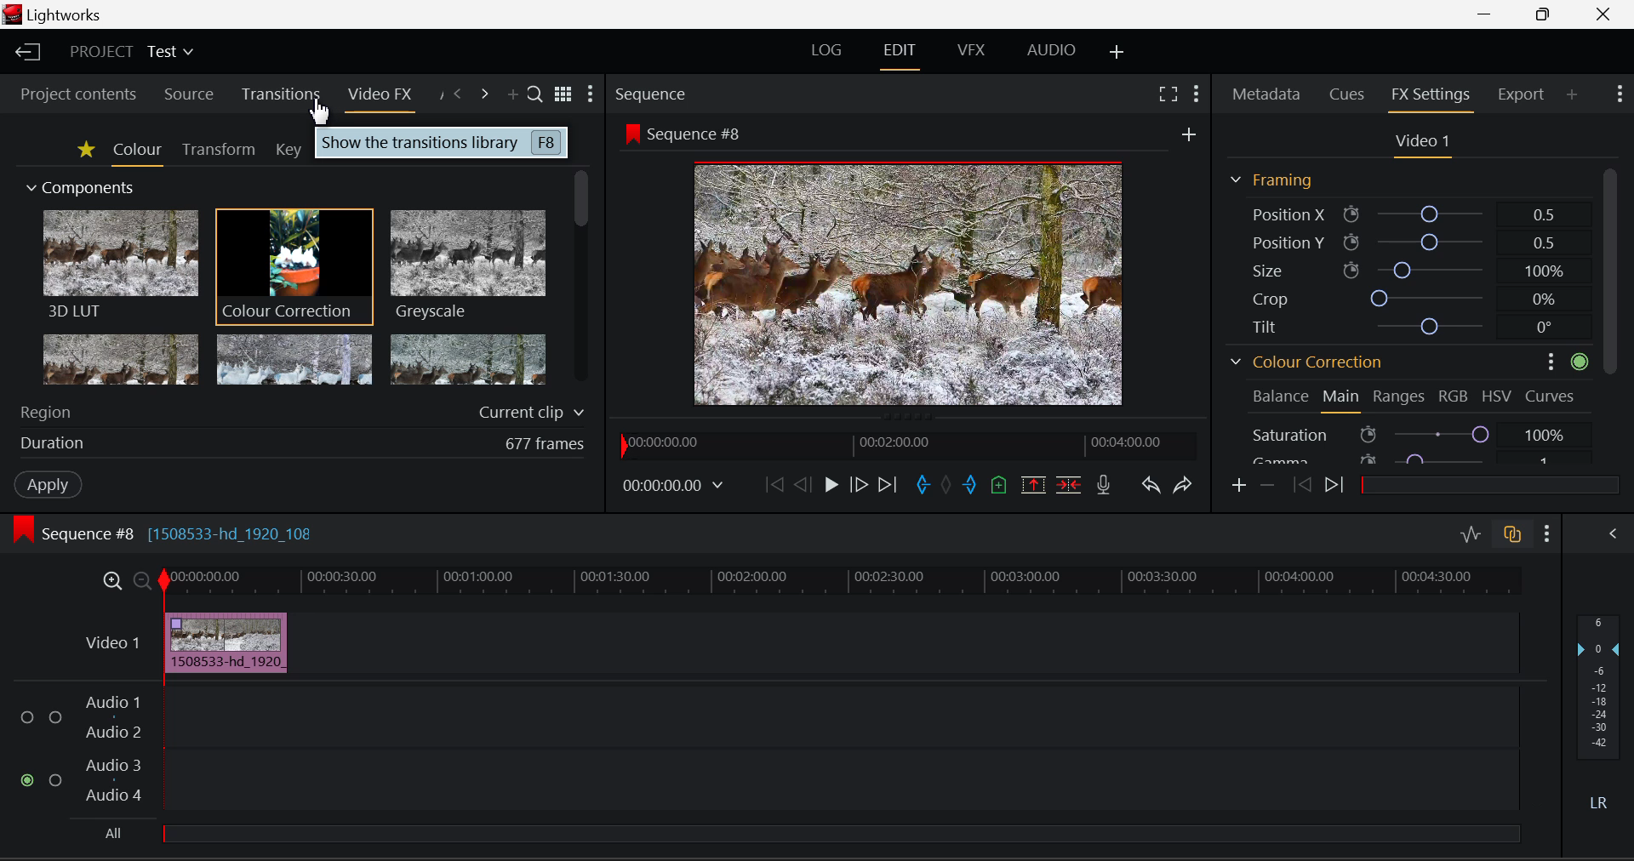  I want to click on active, so click(1580, 361).